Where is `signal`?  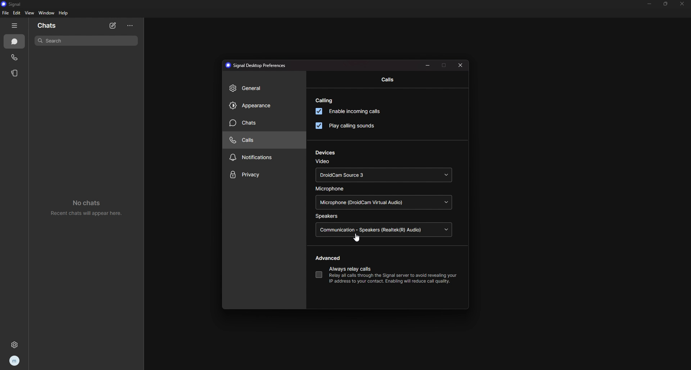 signal is located at coordinates (17, 4).